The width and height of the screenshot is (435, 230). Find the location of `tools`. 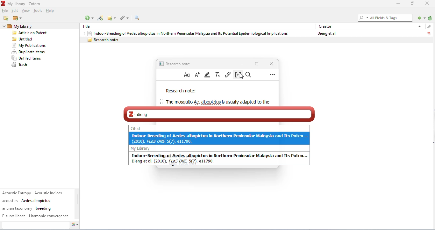

tools is located at coordinates (38, 11).